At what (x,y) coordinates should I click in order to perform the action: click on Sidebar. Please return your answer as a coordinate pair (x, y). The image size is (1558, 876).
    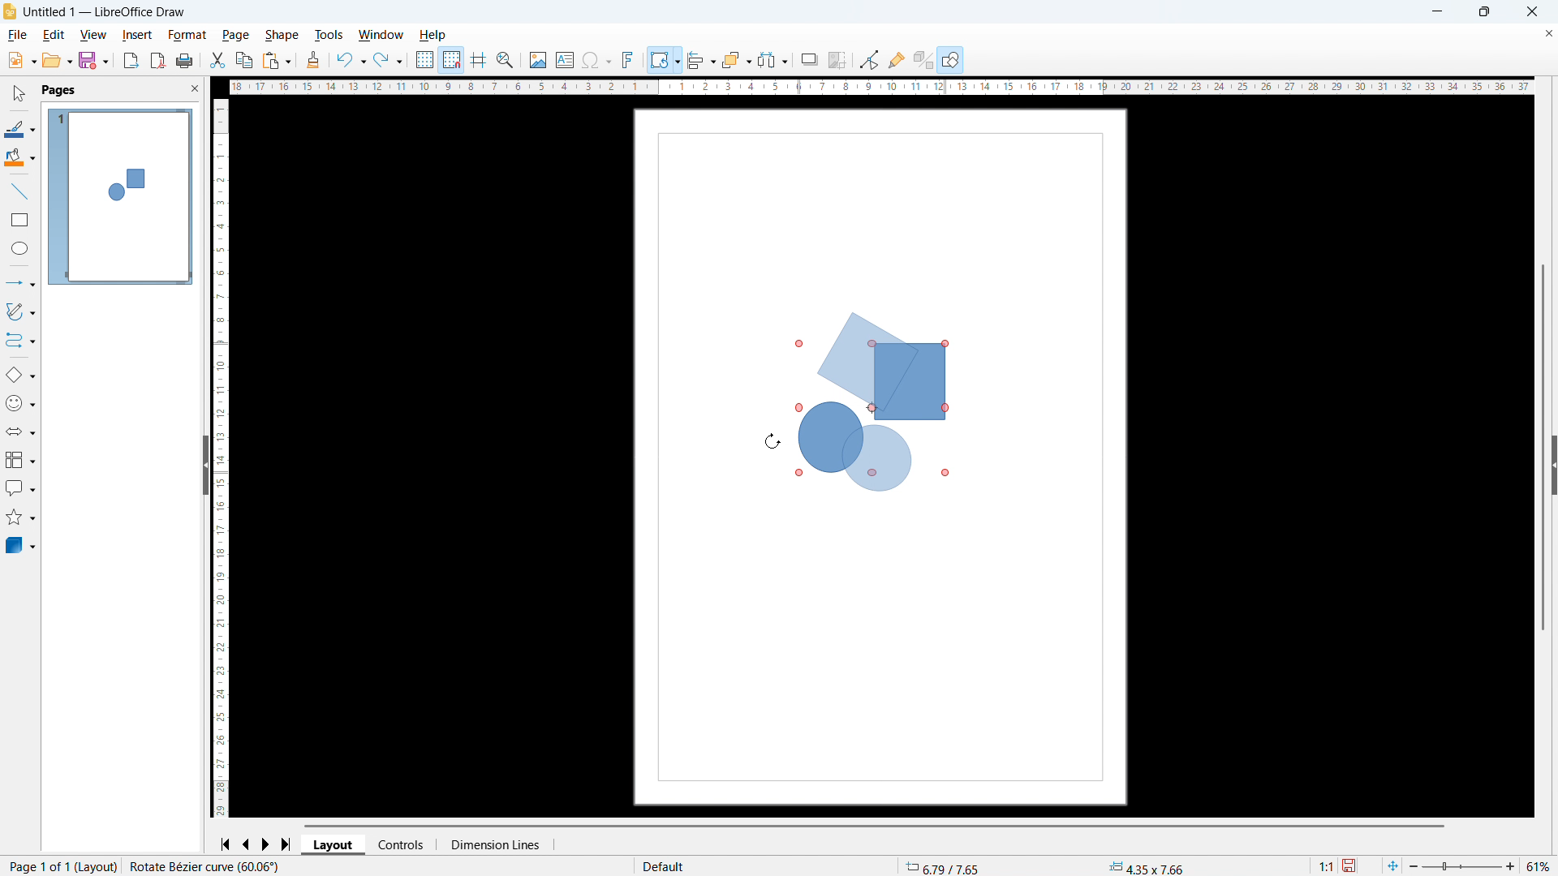
    Looking at the image, I should click on (1548, 464).